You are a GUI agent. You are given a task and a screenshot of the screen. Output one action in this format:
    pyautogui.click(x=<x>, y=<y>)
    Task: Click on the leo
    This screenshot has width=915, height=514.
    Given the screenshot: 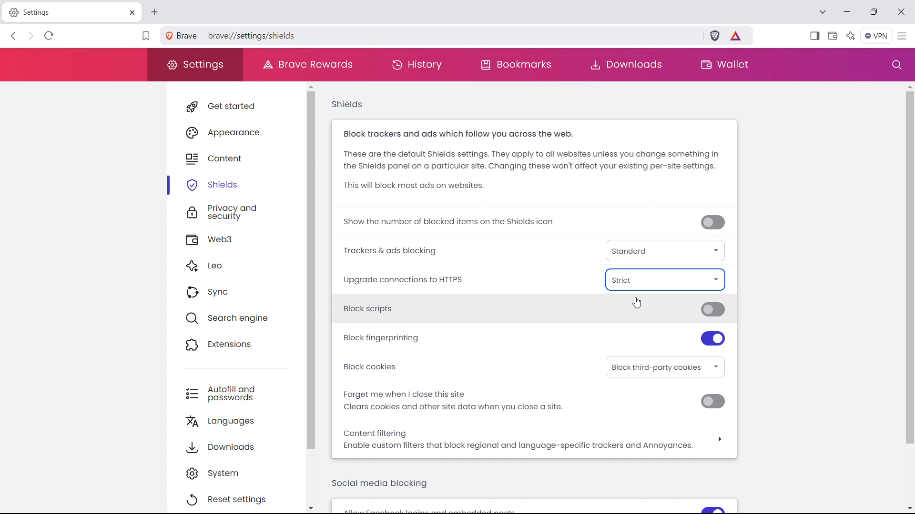 What is the action you would take?
    pyautogui.click(x=242, y=265)
    